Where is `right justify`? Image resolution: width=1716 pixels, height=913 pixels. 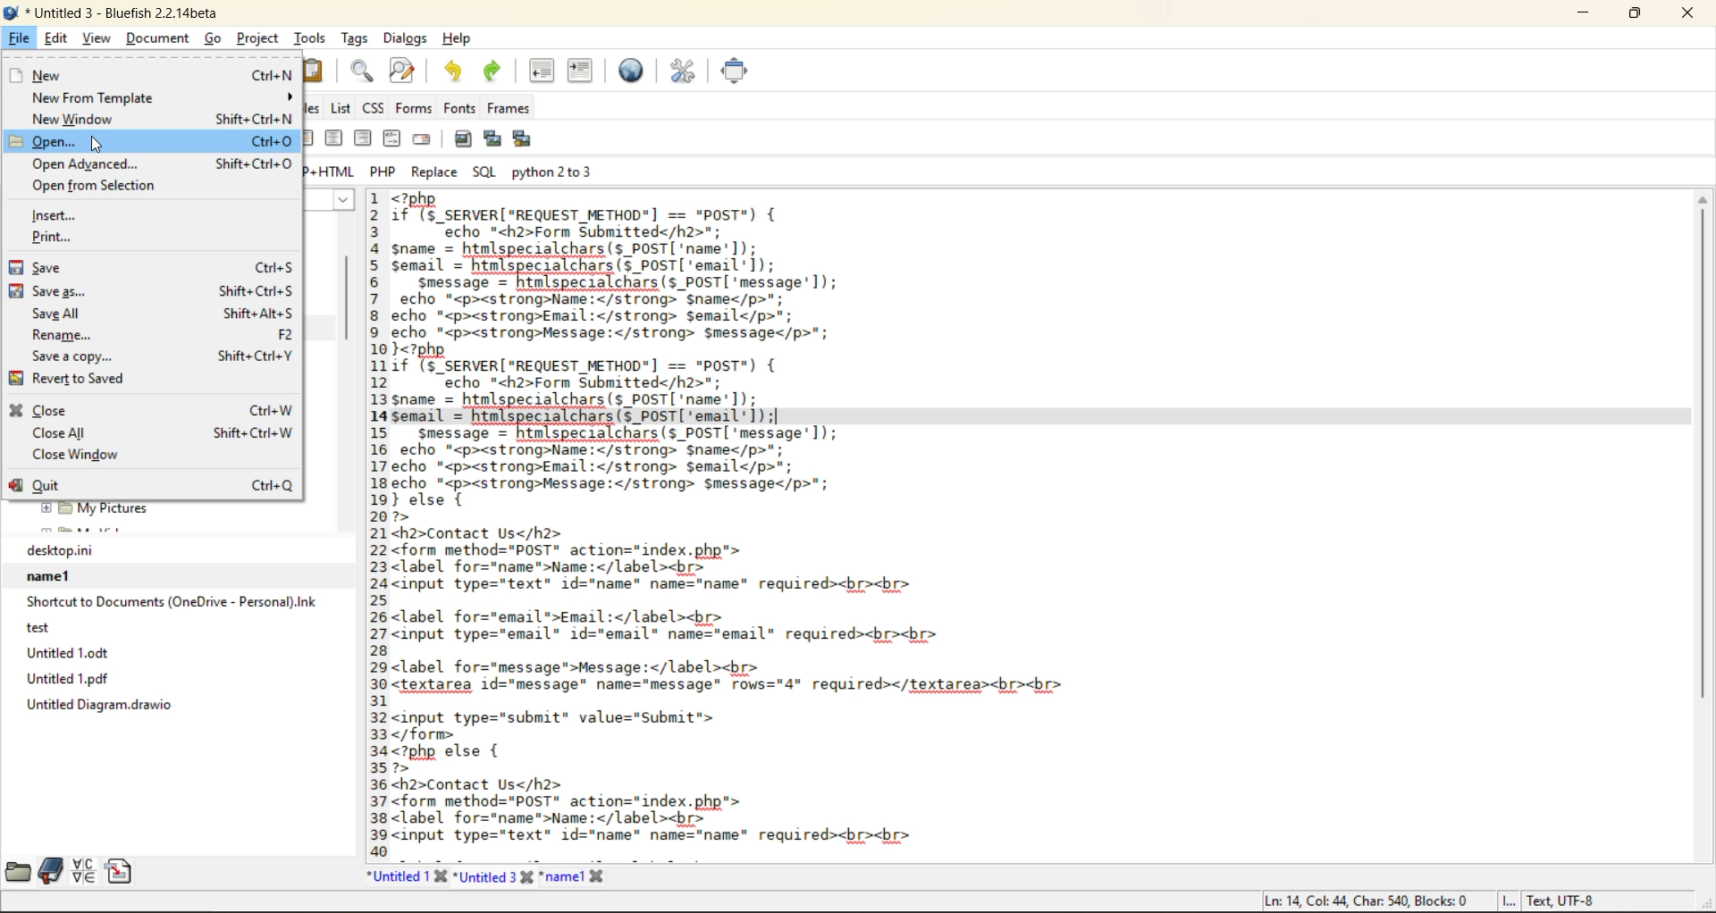
right justify is located at coordinates (363, 138).